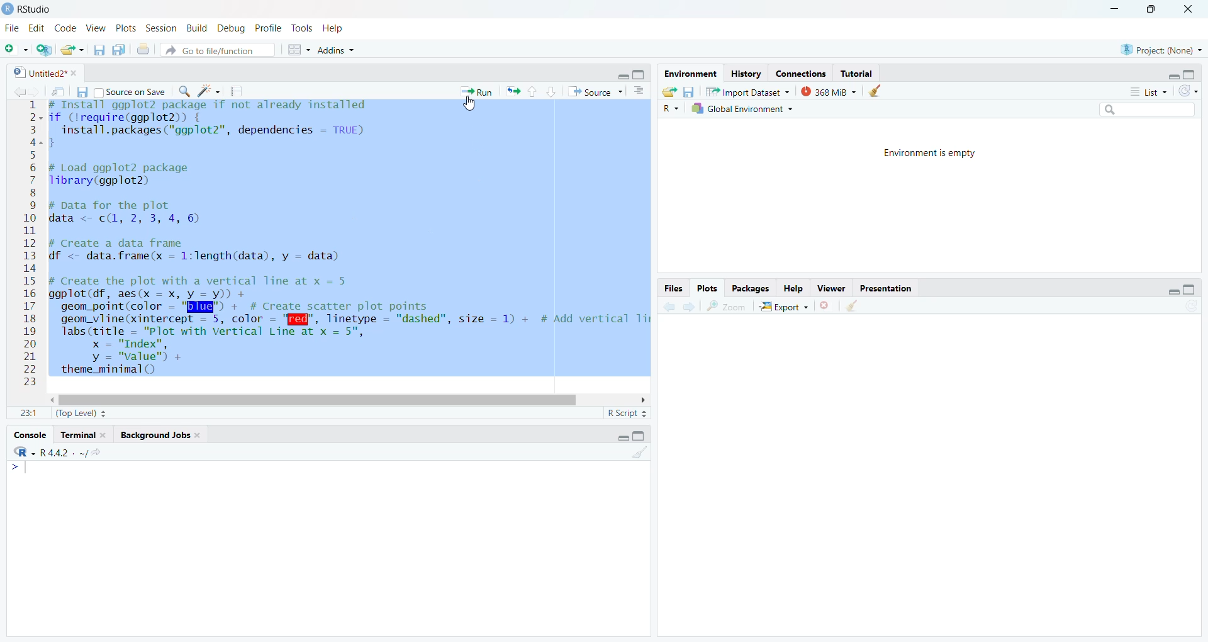 The height and width of the screenshot is (642, 1208). Describe the element at coordinates (14, 91) in the screenshot. I see `back` at that location.